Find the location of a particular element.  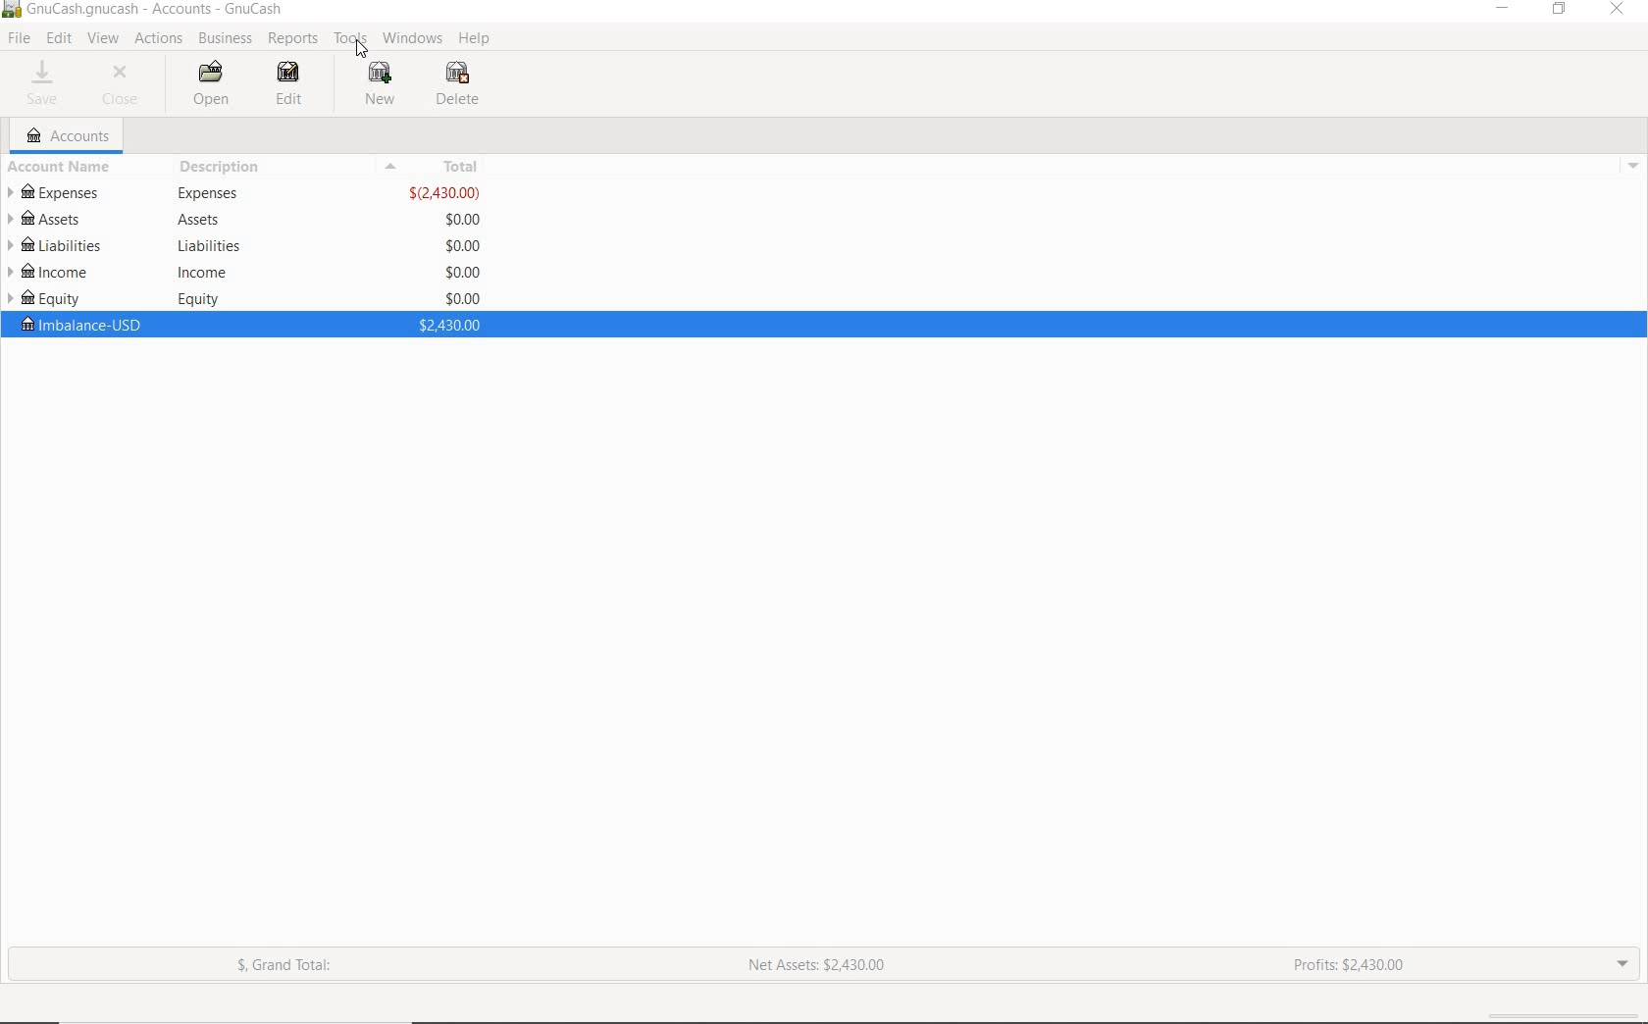

$0.00 is located at coordinates (464, 220).